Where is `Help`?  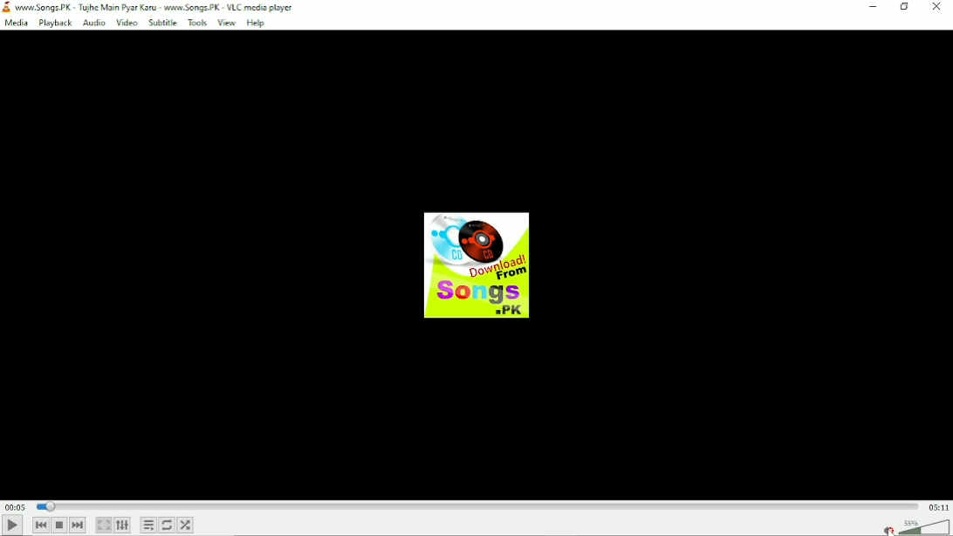
Help is located at coordinates (257, 24).